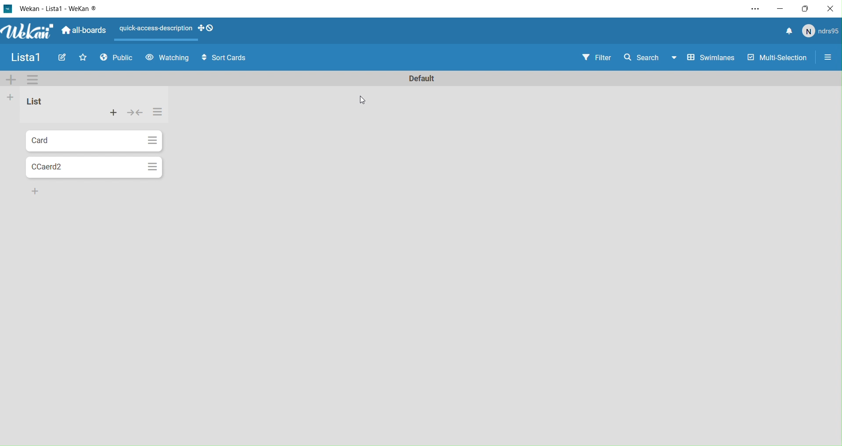  Describe the element at coordinates (151, 166) in the screenshot. I see `Options` at that location.